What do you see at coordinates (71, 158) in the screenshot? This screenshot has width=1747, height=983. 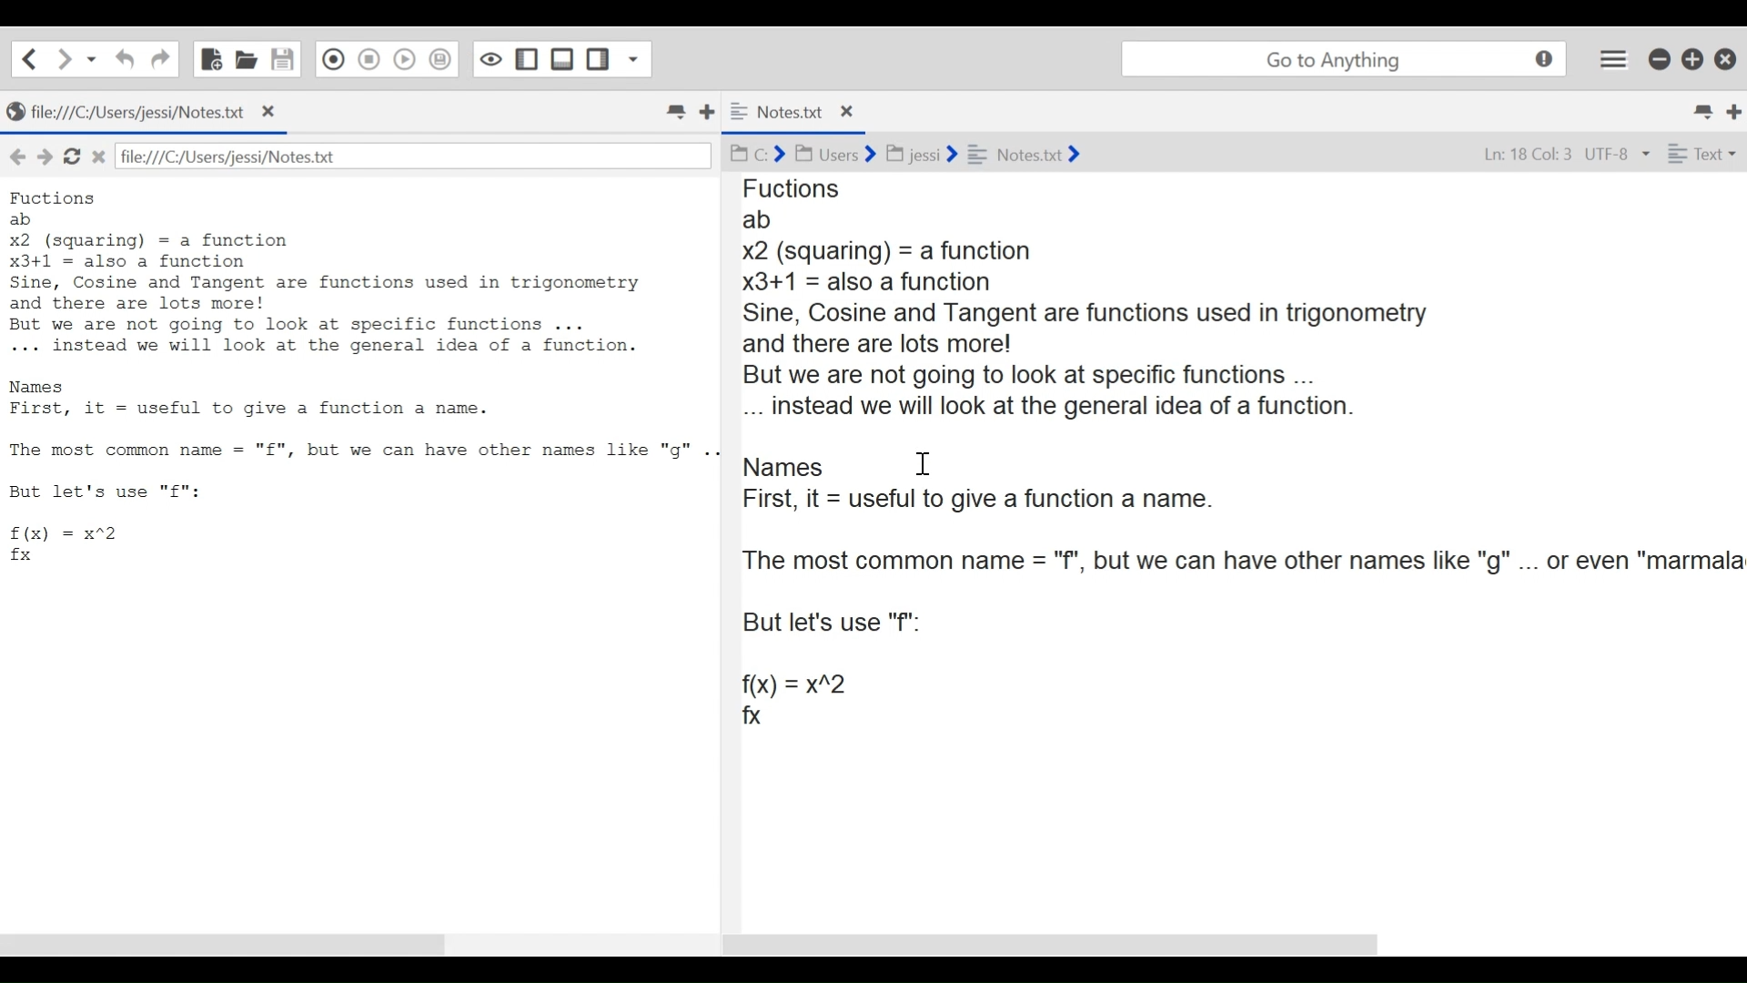 I see `reload` at bounding box center [71, 158].